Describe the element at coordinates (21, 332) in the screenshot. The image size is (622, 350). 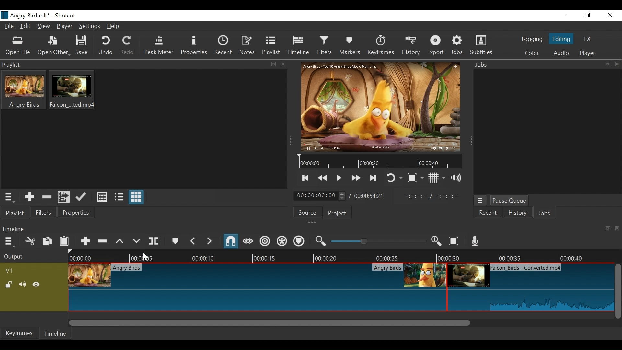
I see `Keyframe` at that location.